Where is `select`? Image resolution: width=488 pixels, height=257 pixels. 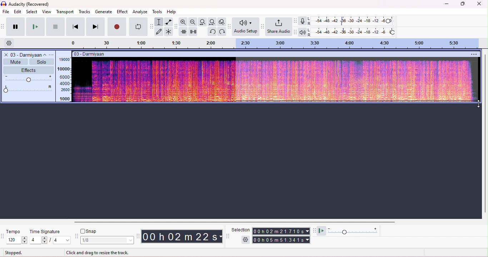 select is located at coordinates (32, 11).